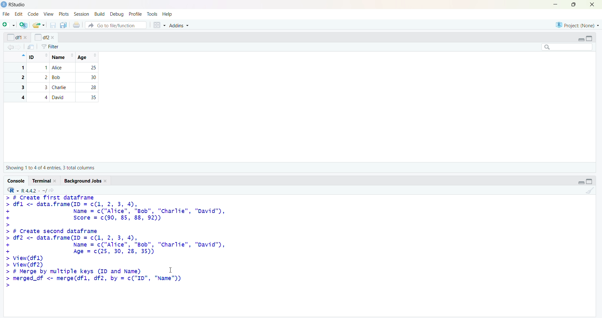  I want to click on maximize, so click(574, 4).